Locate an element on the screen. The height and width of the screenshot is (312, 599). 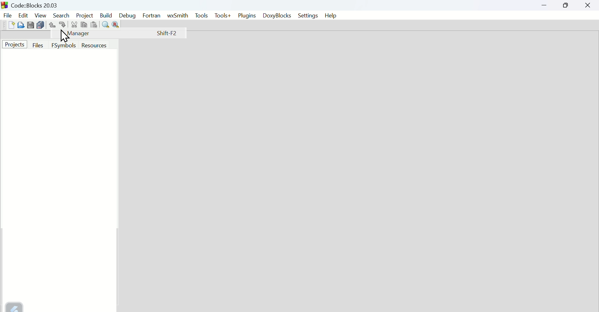
Project is located at coordinates (85, 16).